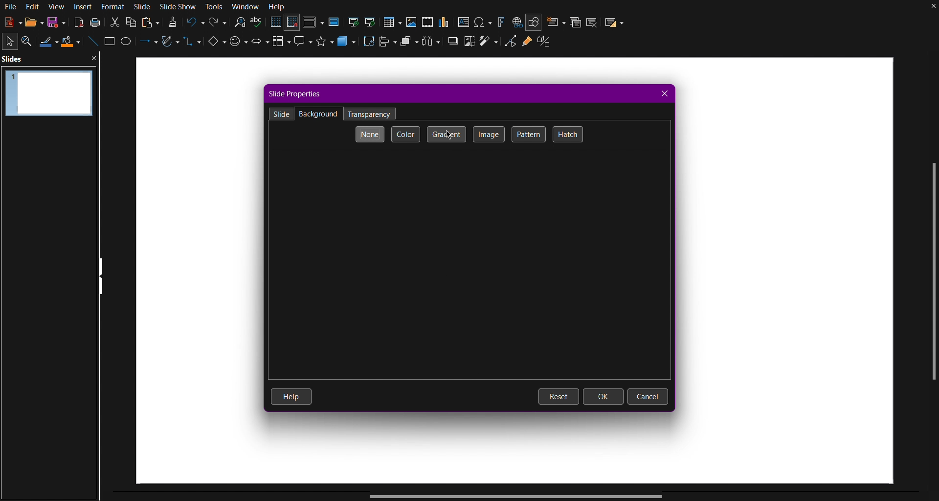  I want to click on View, so click(57, 6).